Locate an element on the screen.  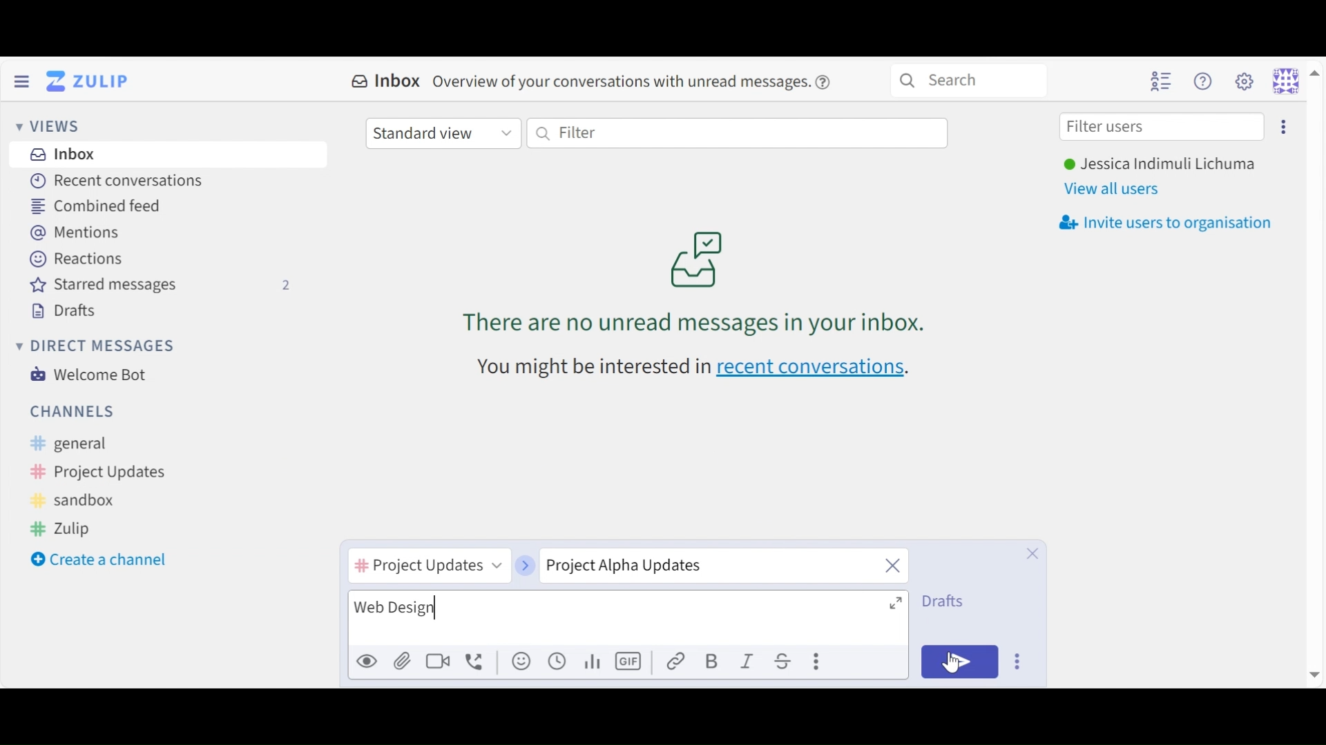
Add global time is located at coordinates (557, 661).